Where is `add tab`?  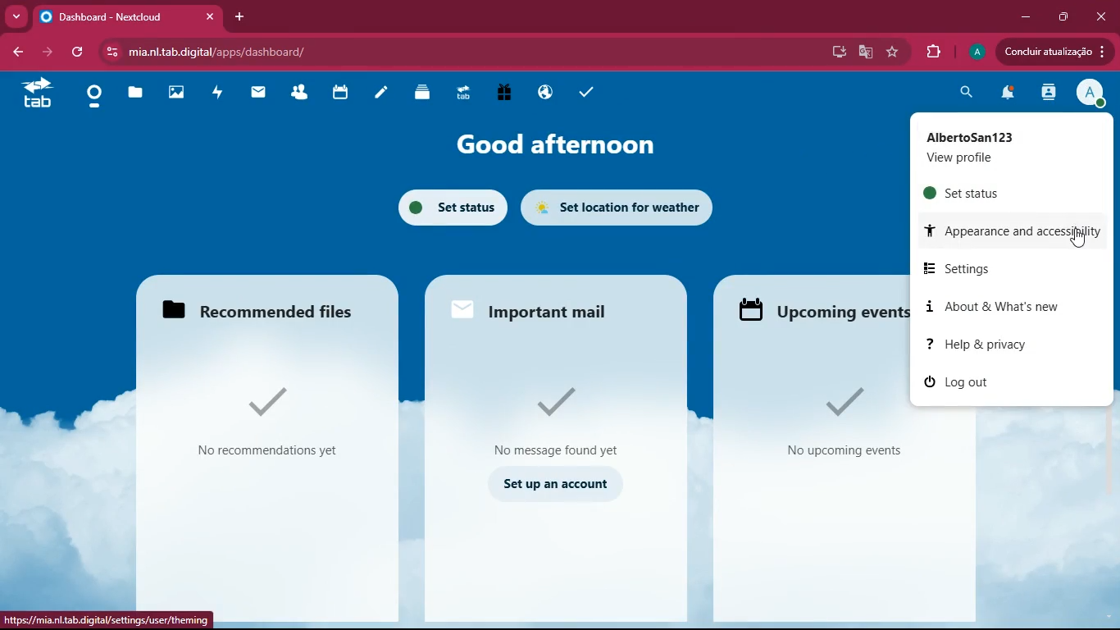
add tab is located at coordinates (241, 18).